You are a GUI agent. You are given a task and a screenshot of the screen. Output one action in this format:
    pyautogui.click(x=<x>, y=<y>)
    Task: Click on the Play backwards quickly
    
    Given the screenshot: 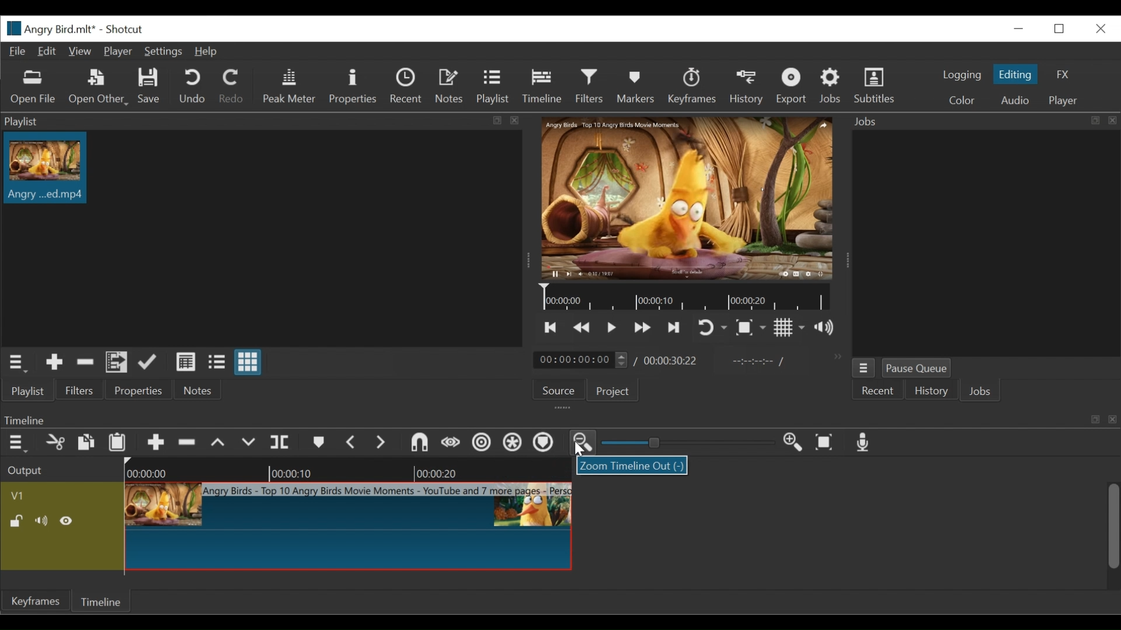 What is the action you would take?
    pyautogui.click(x=583, y=328)
    